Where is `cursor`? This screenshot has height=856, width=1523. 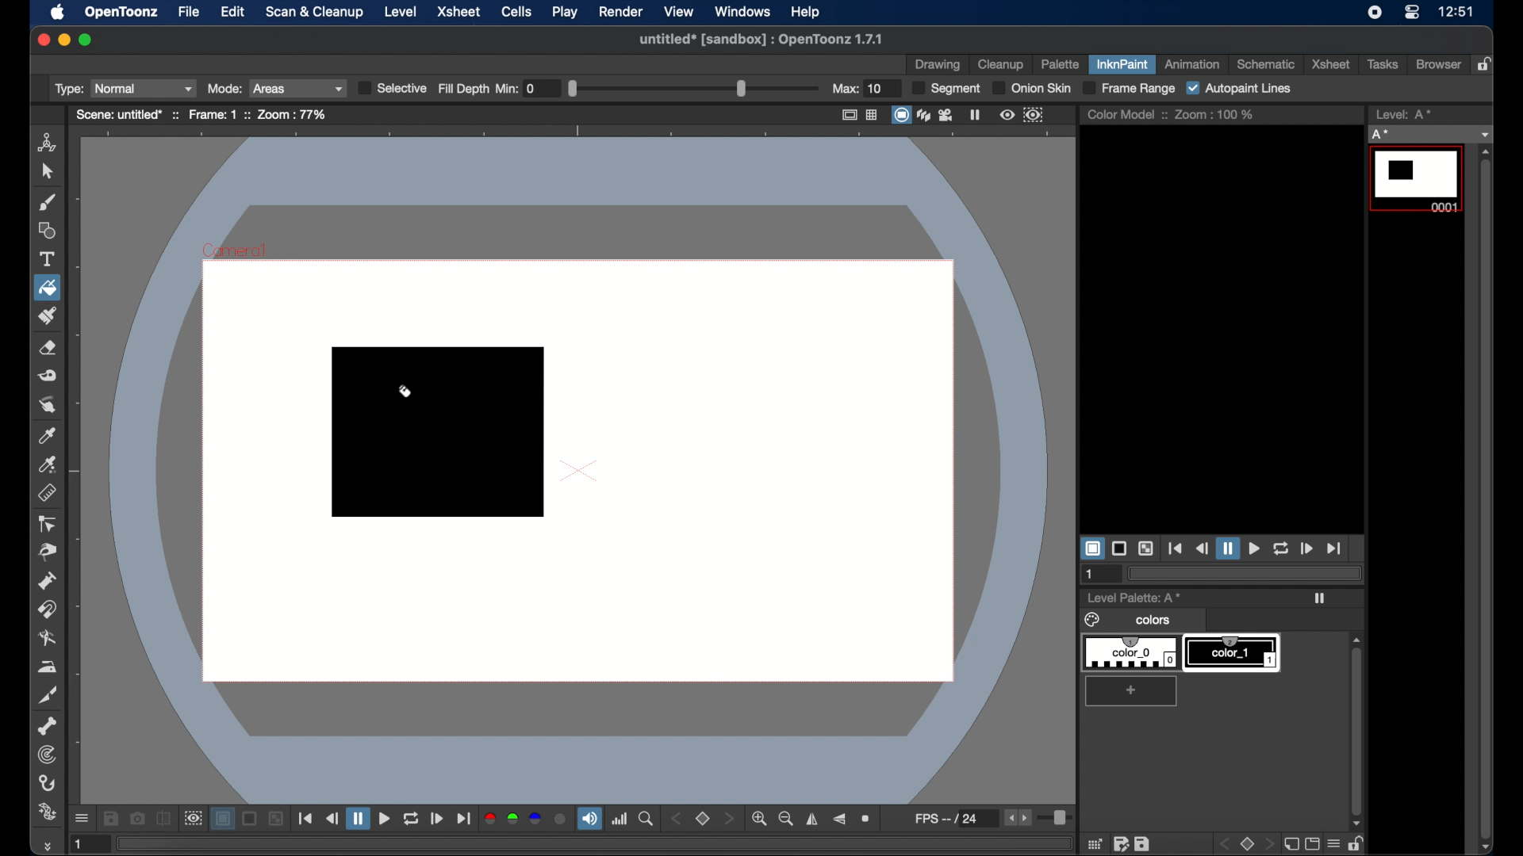 cursor is located at coordinates (61, 300).